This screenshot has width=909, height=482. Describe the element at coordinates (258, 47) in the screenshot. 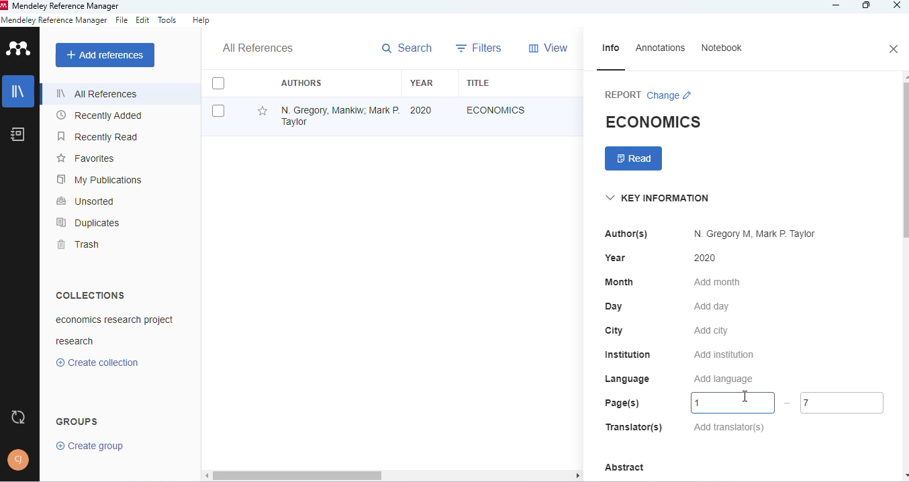

I see `all references` at that location.